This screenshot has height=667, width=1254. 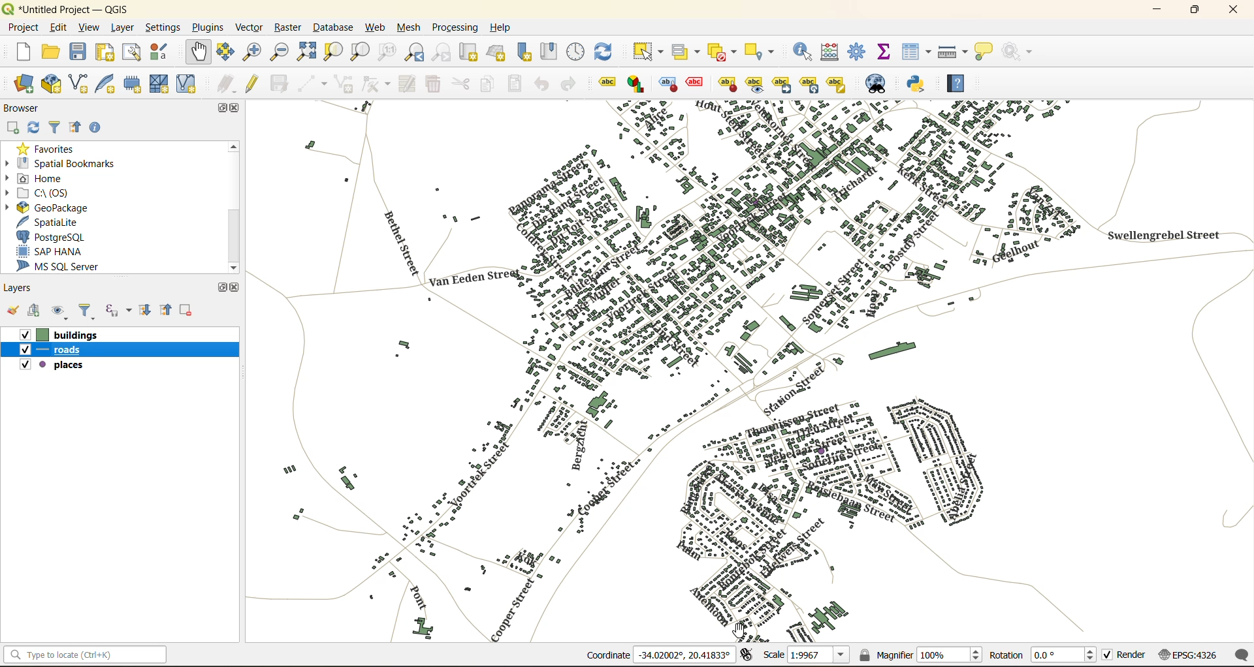 I want to click on digitize, so click(x=313, y=85).